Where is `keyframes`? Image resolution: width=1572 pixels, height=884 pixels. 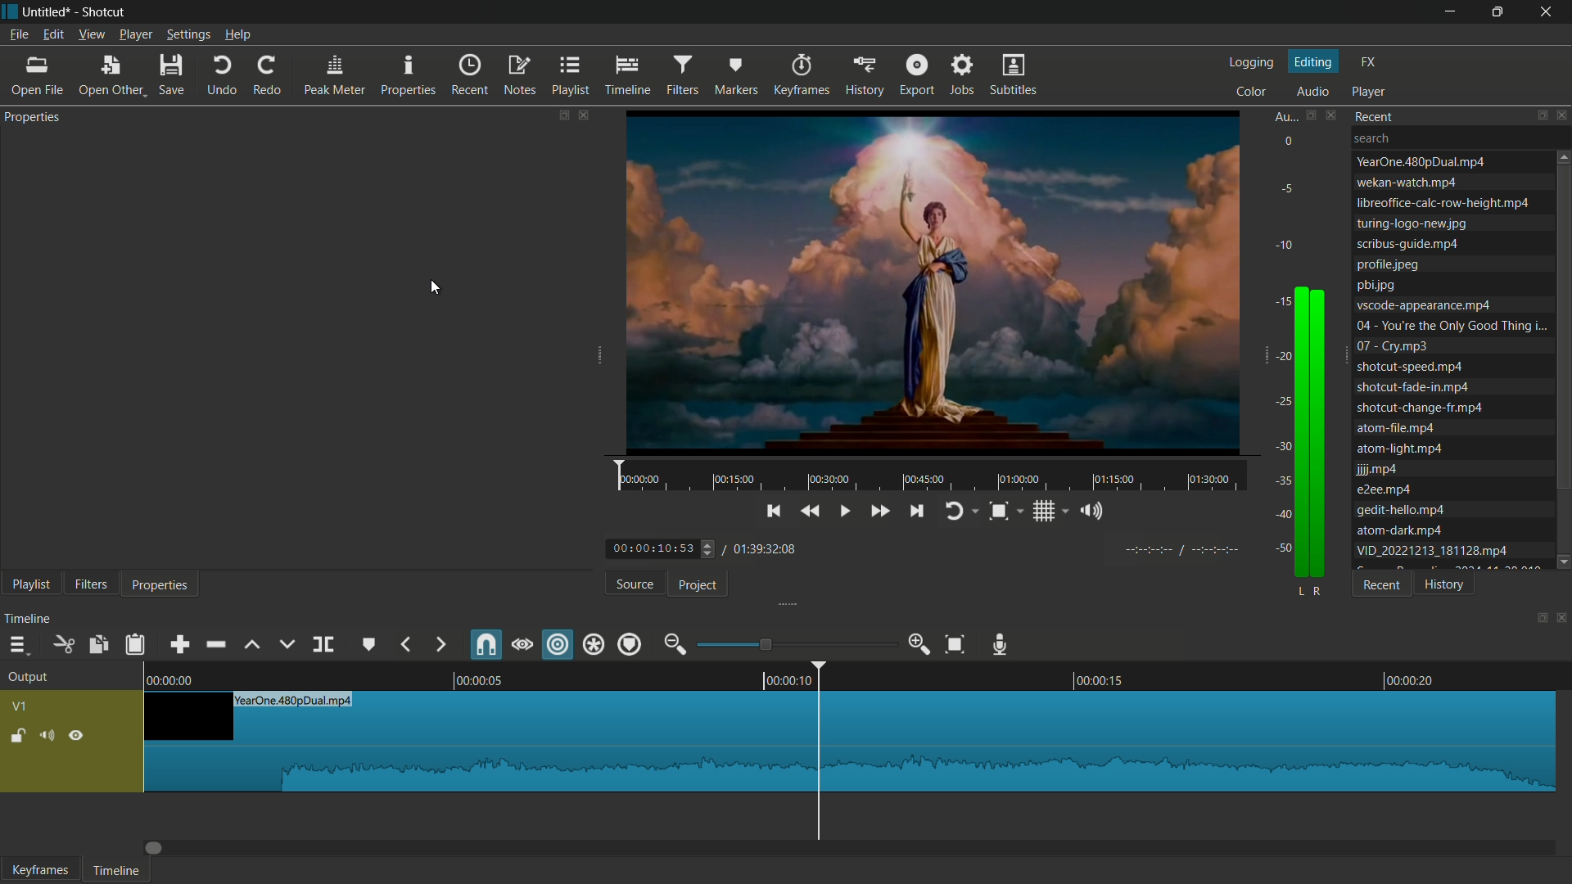 keyframes is located at coordinates (804, 75).